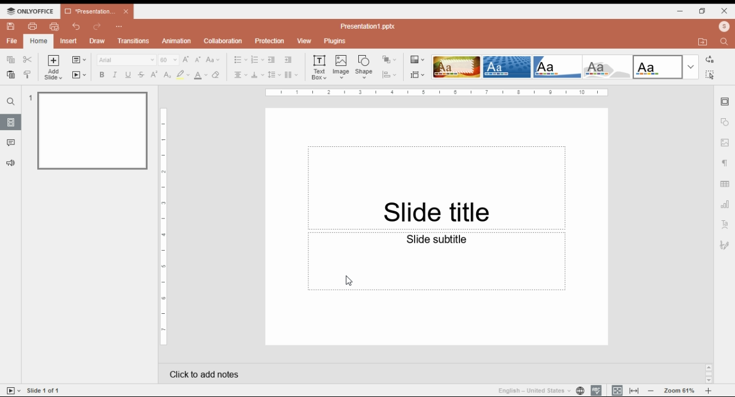 The image size is (735, 397). What do you see at coordinates (213, 60) in the screenshot?
I see `change case` at bounding box center [213, 60].